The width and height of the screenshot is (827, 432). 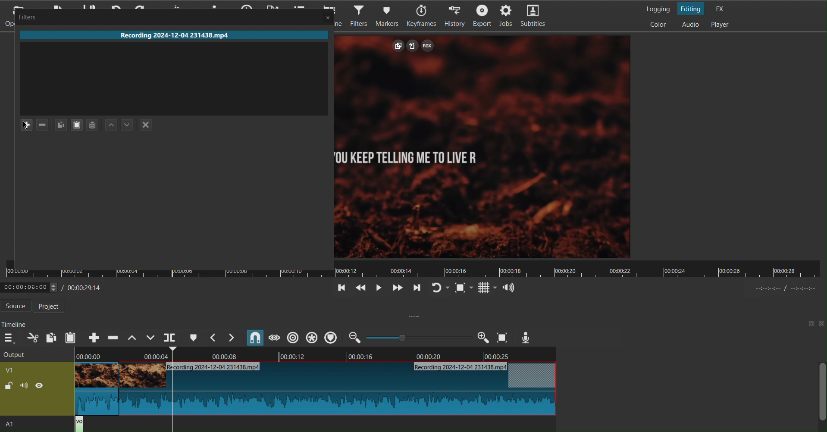 What do you see at coordinates (692, 8) in the screenshot?
I see `Editing` at bounding box center [692, 8].